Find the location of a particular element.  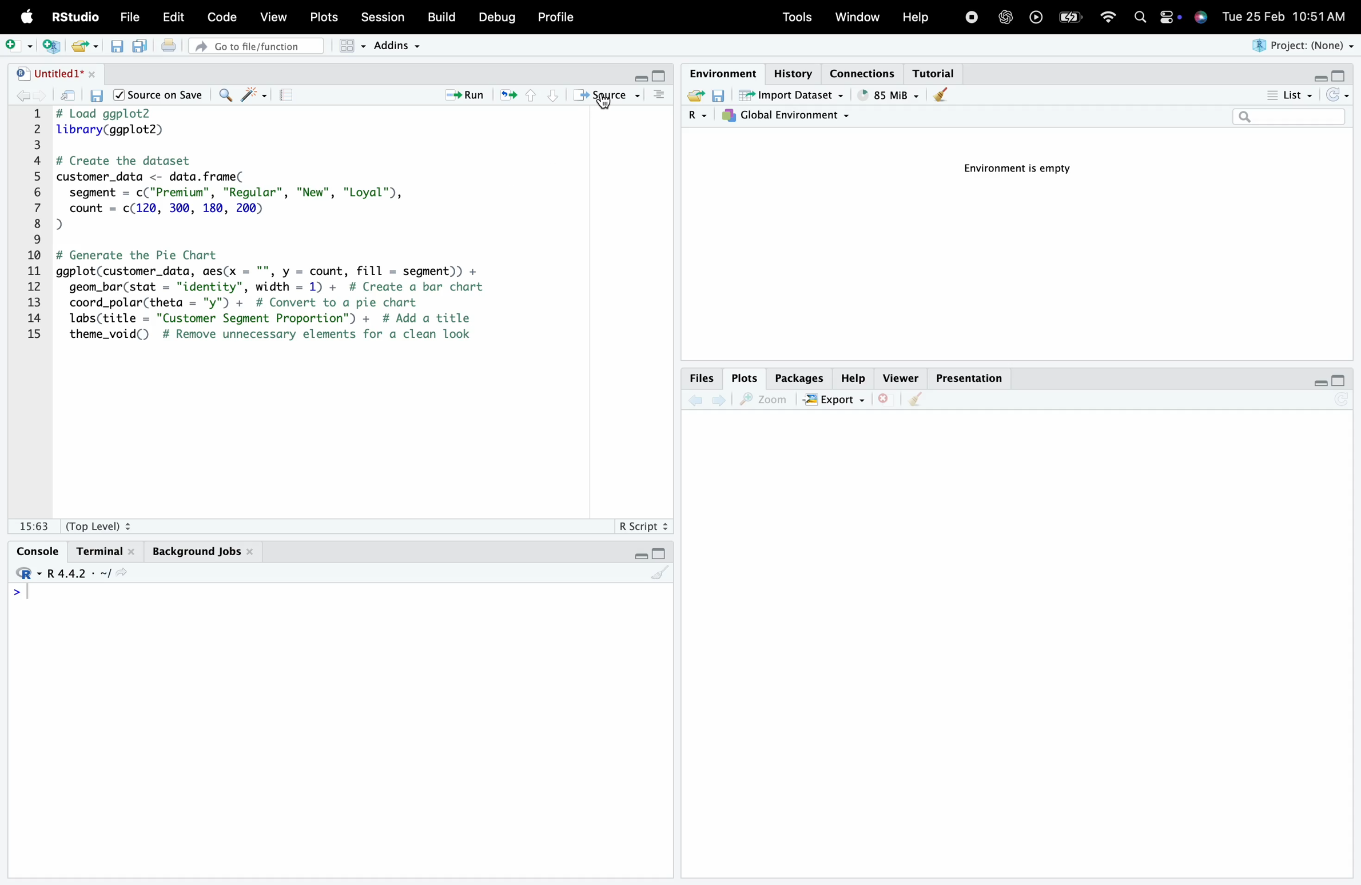

top is located at coordinates (528, 98).